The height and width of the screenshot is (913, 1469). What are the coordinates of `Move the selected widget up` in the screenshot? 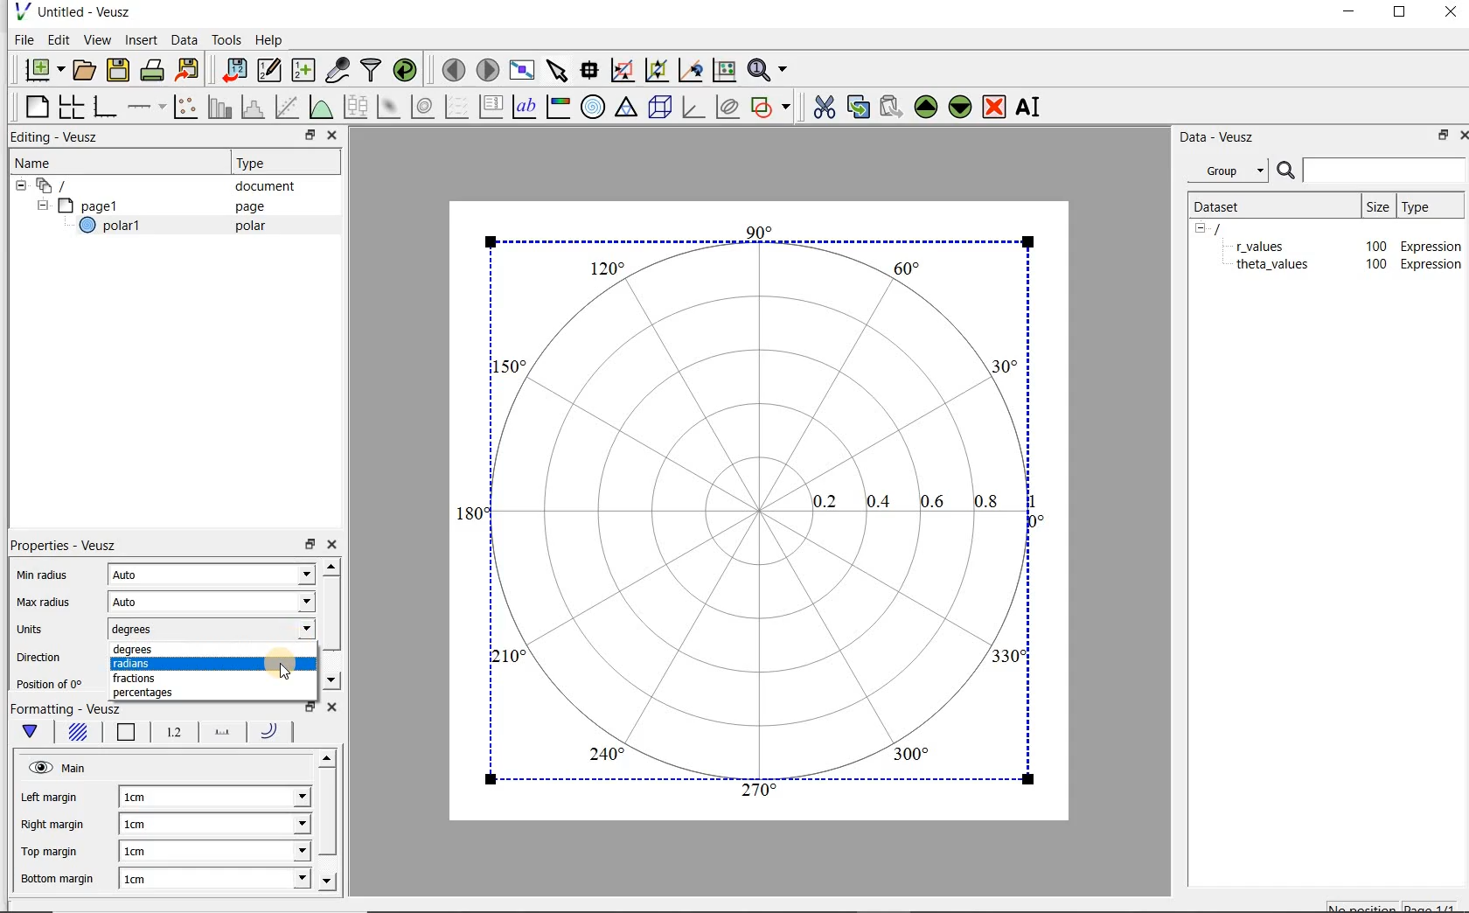 It's located at (926, 107).